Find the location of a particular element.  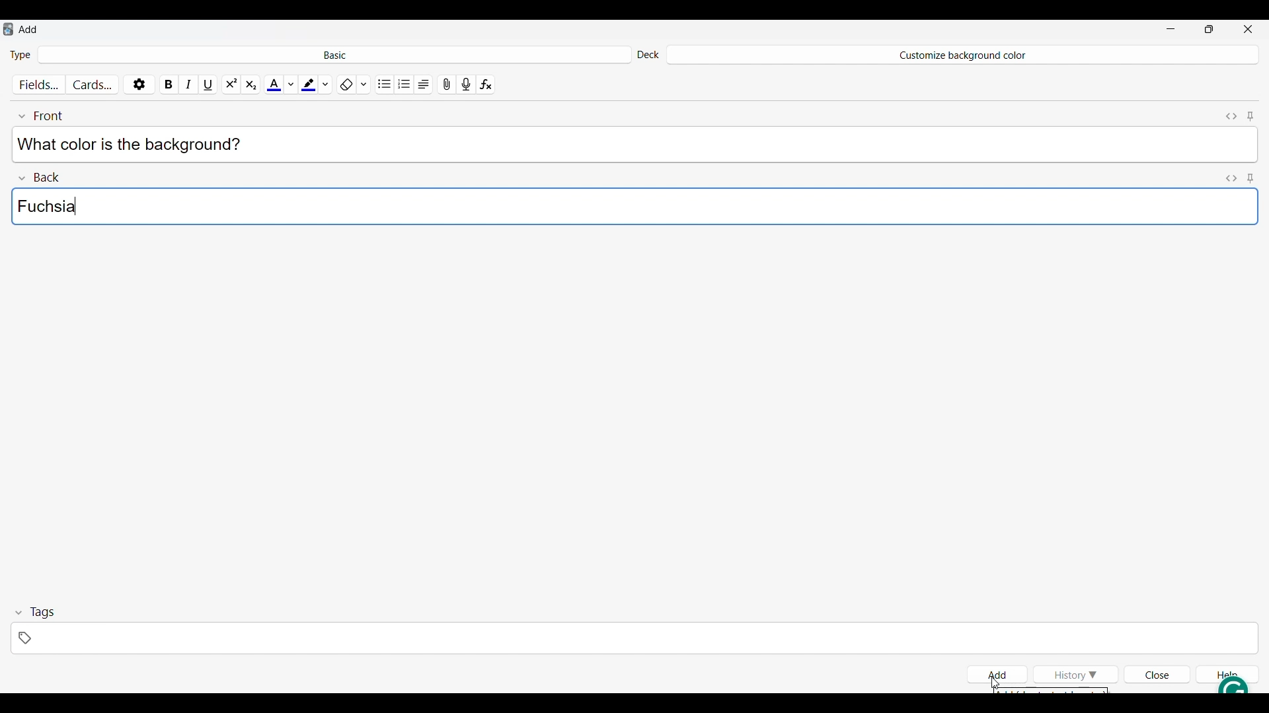

Record audio is located at coordinates (466, 83).